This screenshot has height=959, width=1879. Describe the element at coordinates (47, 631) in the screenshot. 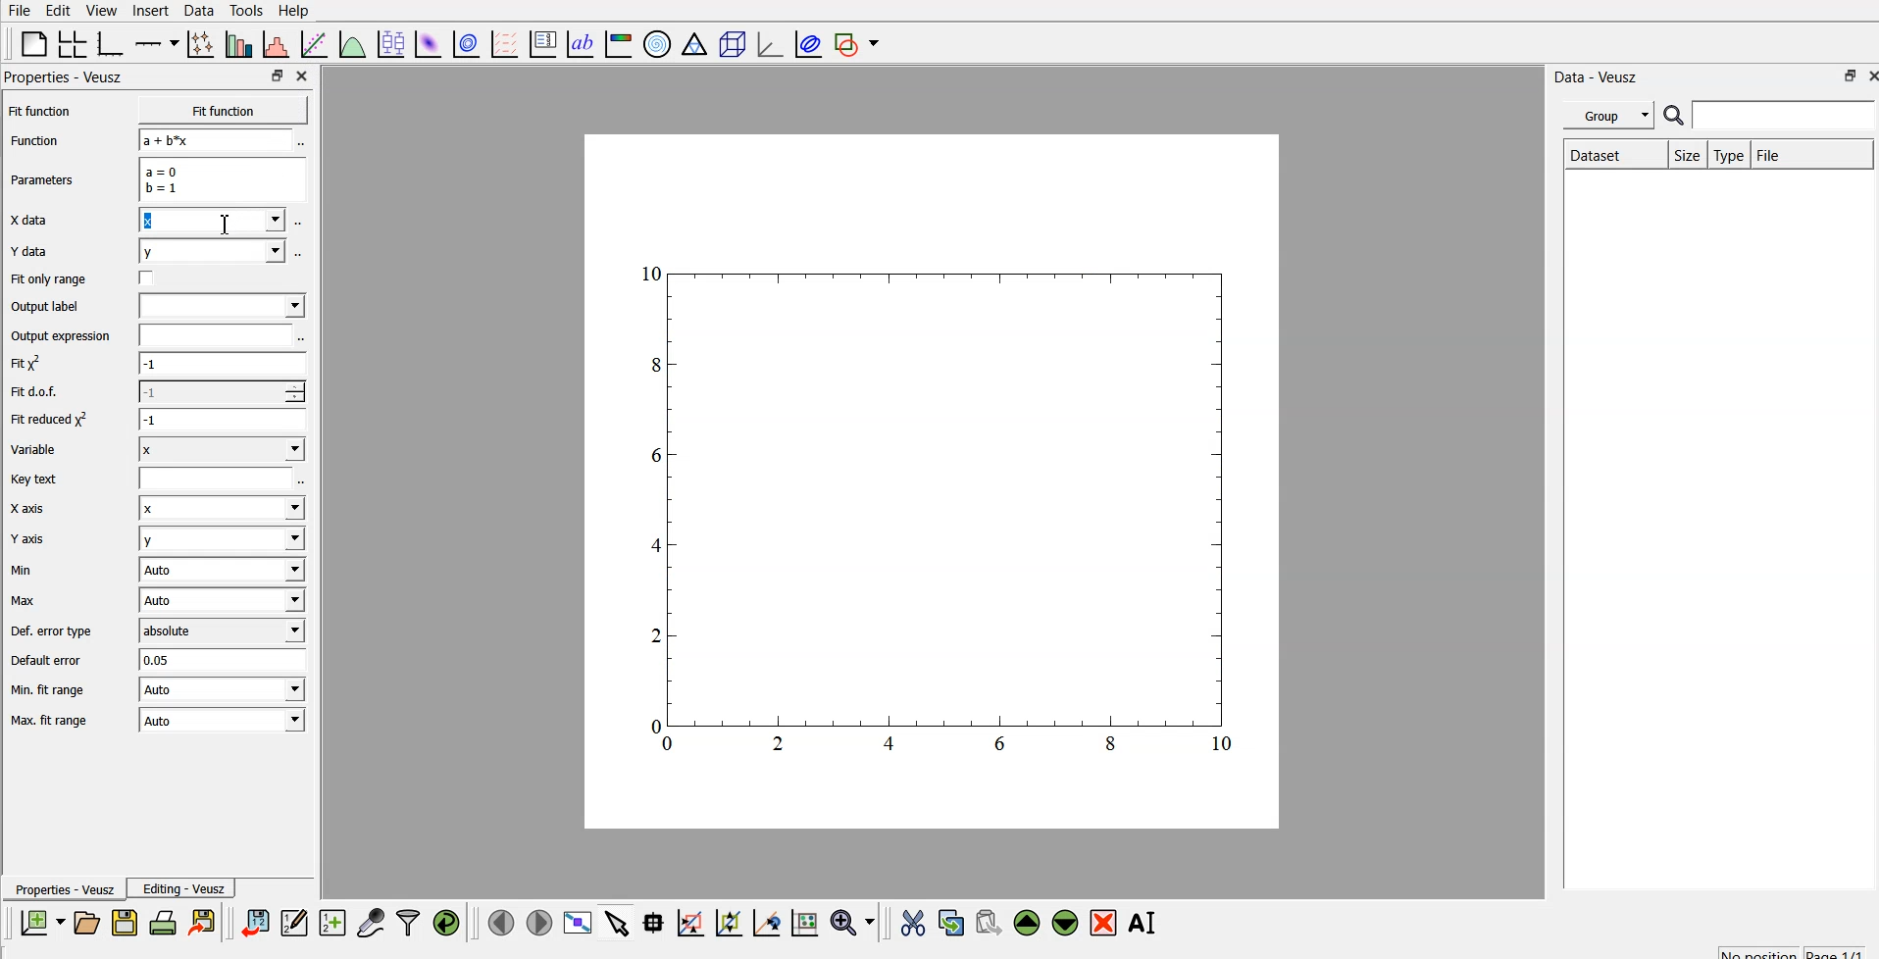

I see `Def. error type` at that location.